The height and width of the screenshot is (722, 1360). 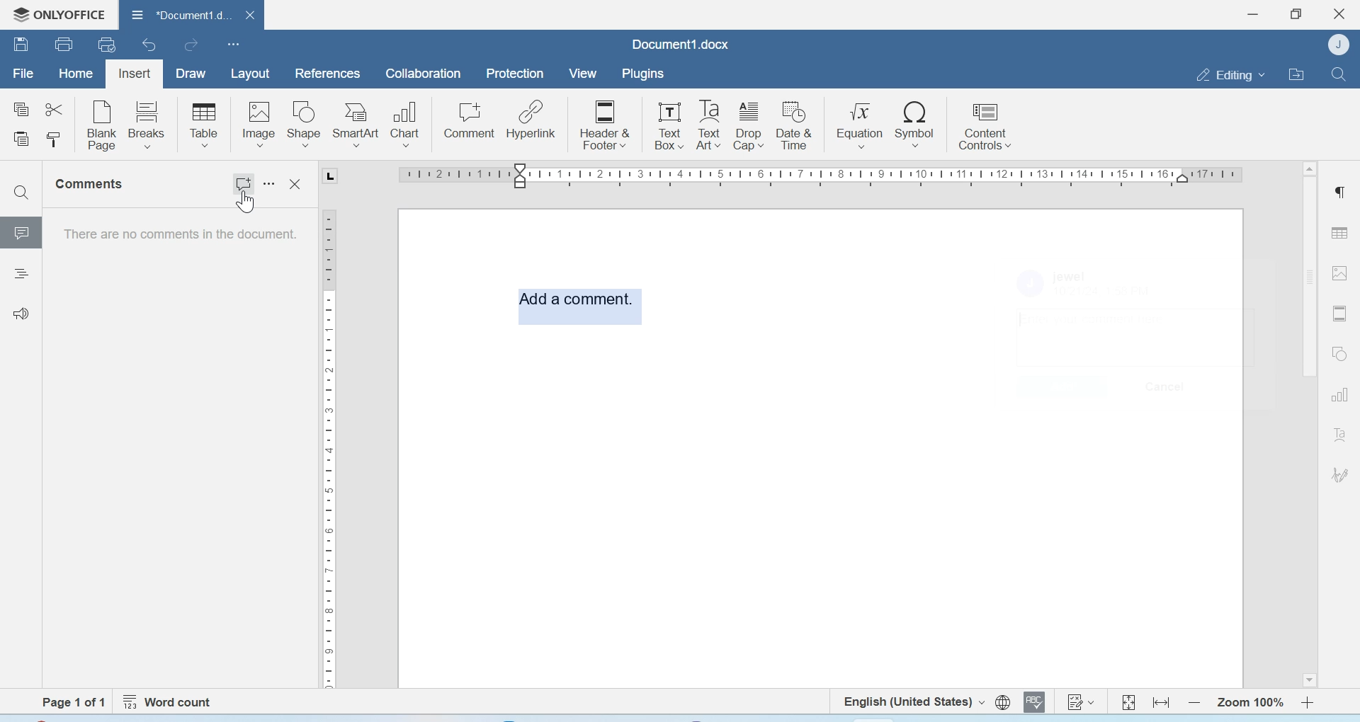 What do you see at coordinates (190, 45) in the screenshot?
I see `Redo` at bounding box center [190, 45].